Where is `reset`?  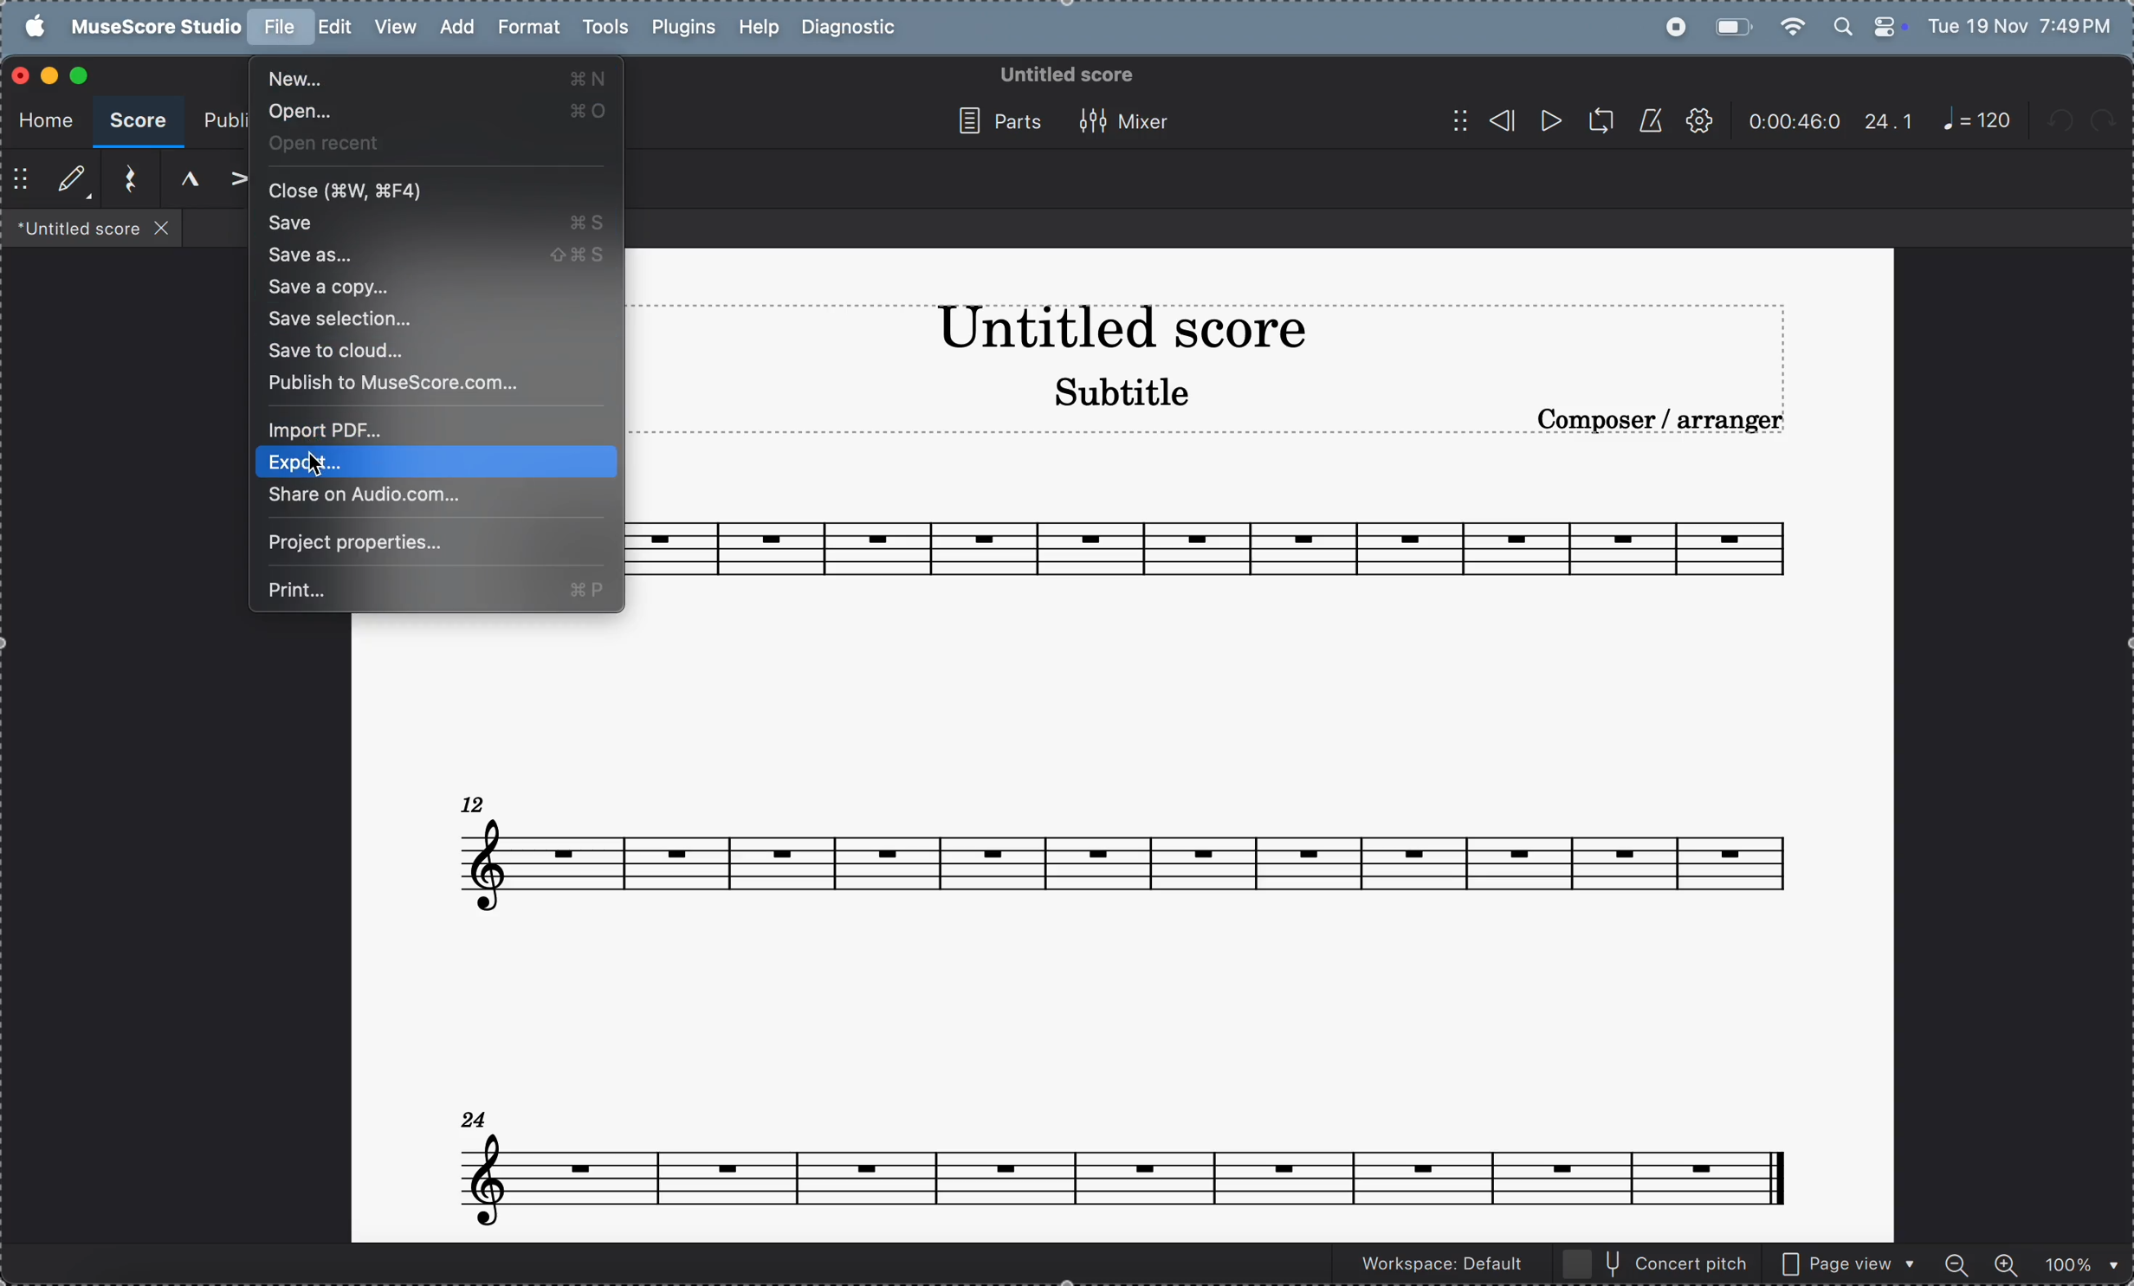
reset is located at coordinates (125, 180).